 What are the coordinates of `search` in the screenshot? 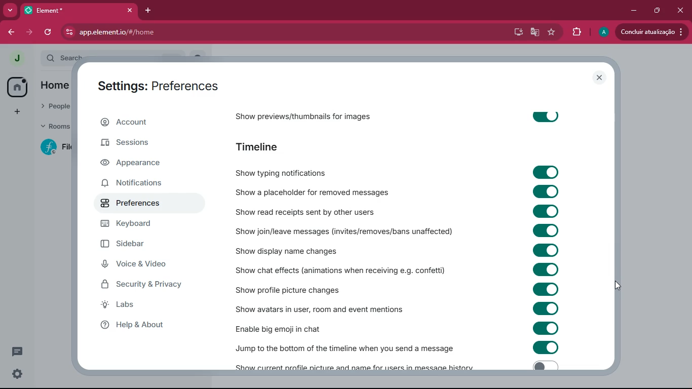 It's located at (66, 56).